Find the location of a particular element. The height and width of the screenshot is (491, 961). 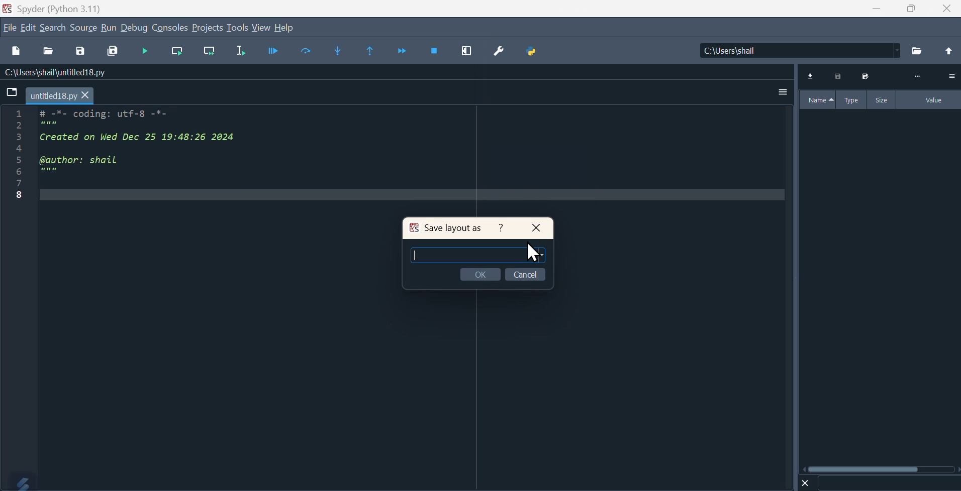

File is located at coordinates (10, 27).